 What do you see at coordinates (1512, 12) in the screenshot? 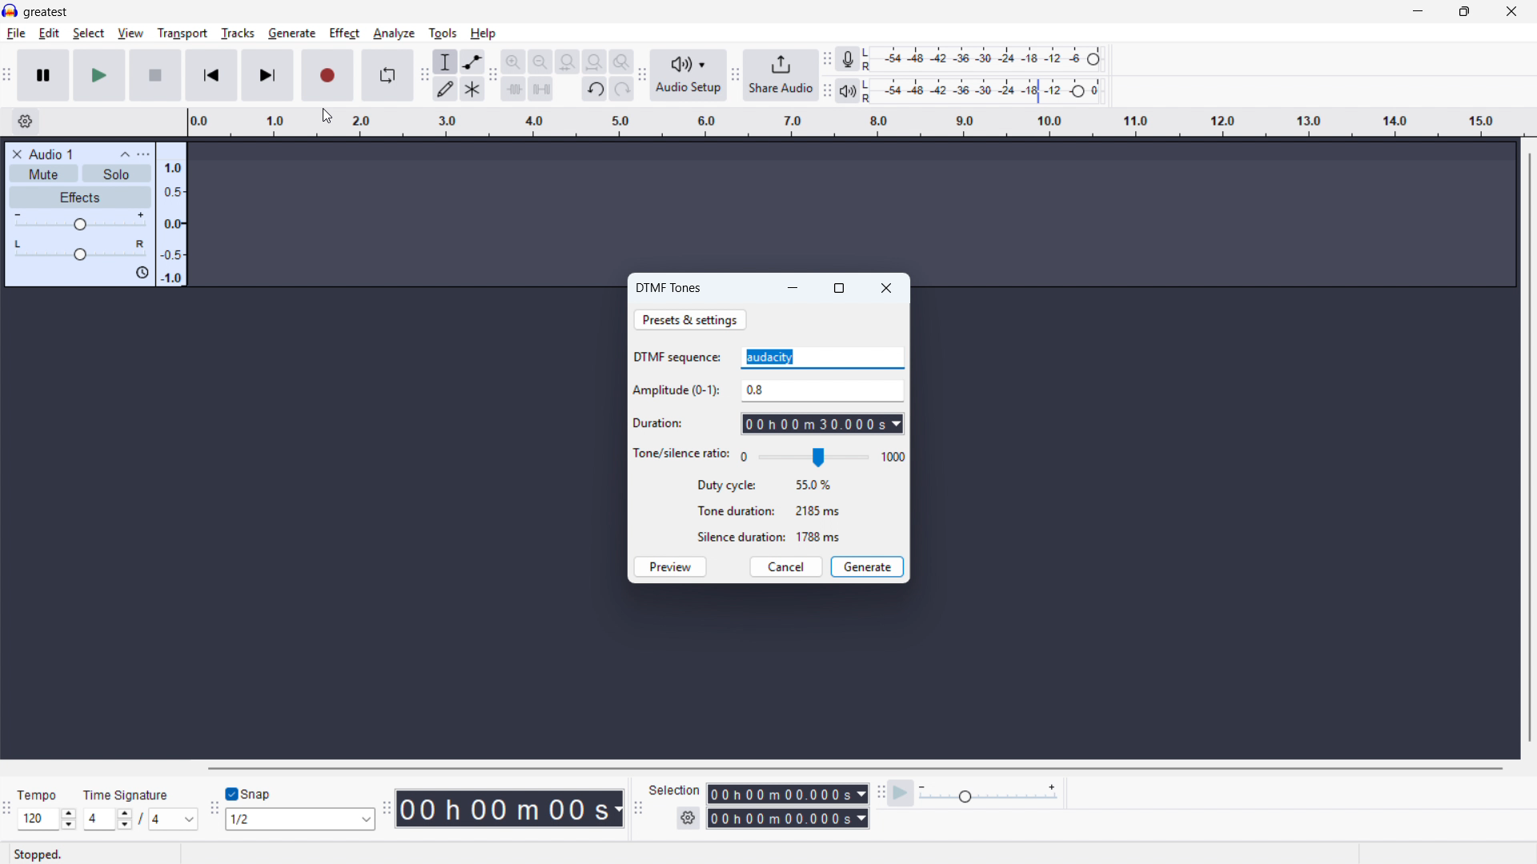
I see `close ` at bounding box center [1512, 12].